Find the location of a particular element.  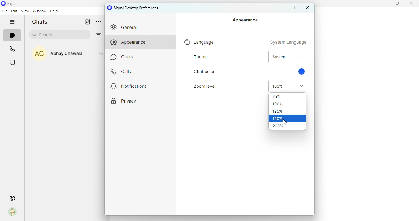

stories is located at coordinates (13, 62).